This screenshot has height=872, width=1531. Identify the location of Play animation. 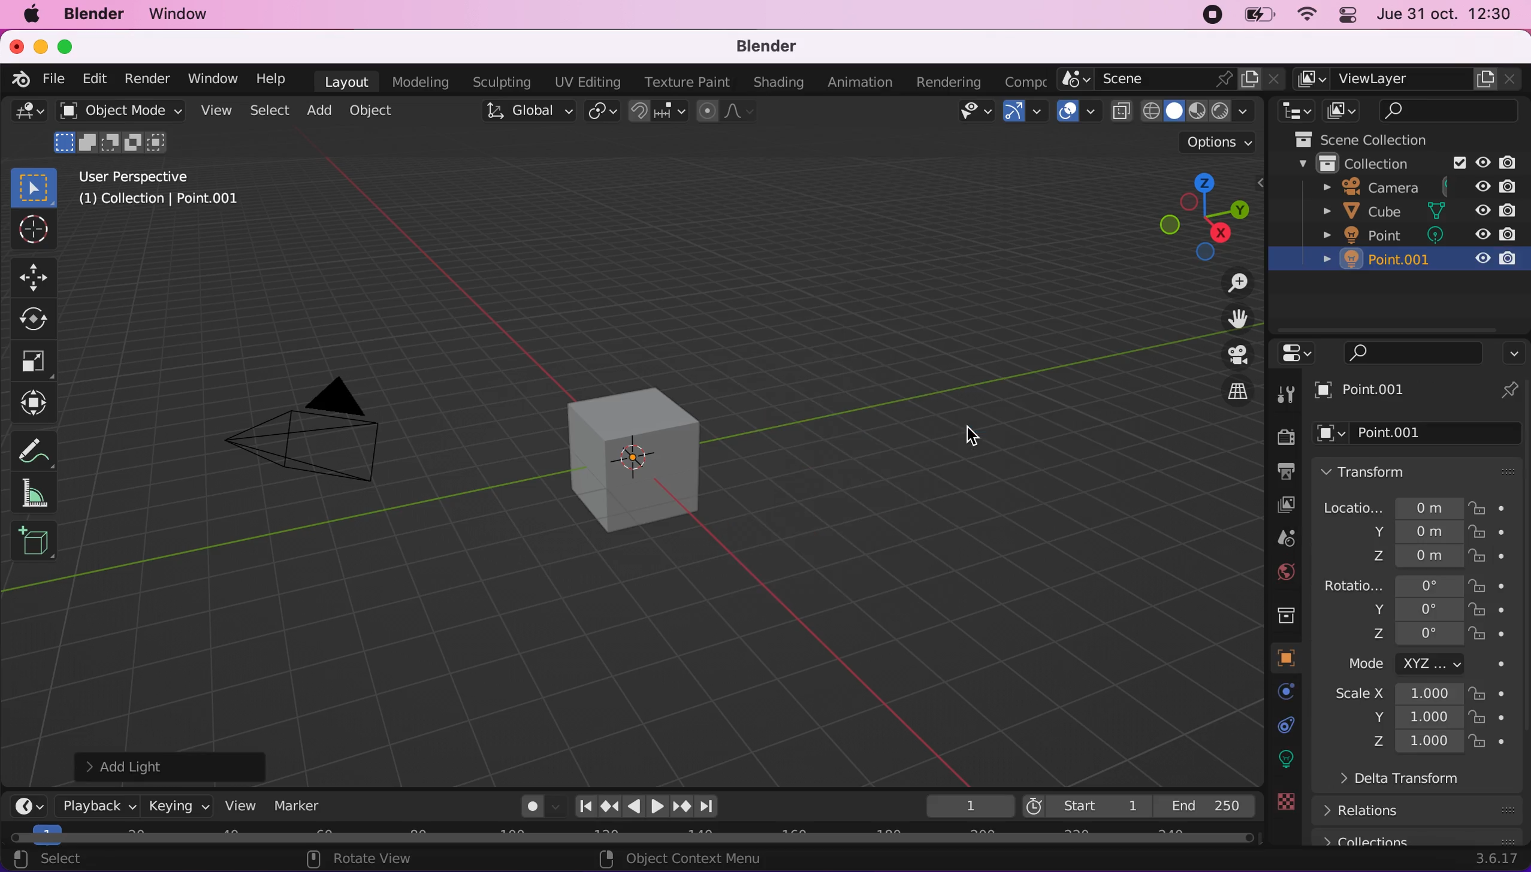
(659, 809).